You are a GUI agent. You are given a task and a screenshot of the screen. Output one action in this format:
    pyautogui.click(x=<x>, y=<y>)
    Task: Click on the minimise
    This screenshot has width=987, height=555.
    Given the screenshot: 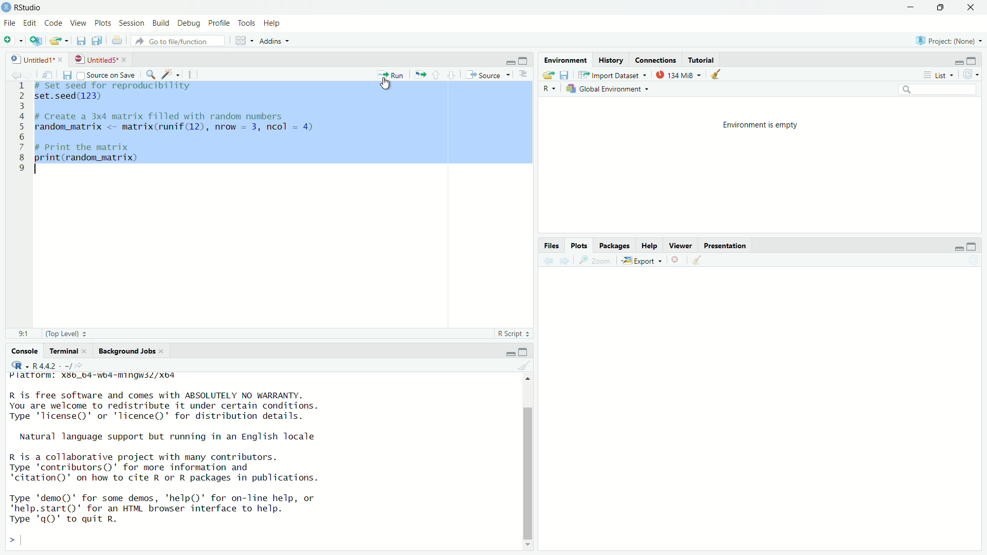 What is the action you would take?
    pyautogui.click(x=910, y=8)
    